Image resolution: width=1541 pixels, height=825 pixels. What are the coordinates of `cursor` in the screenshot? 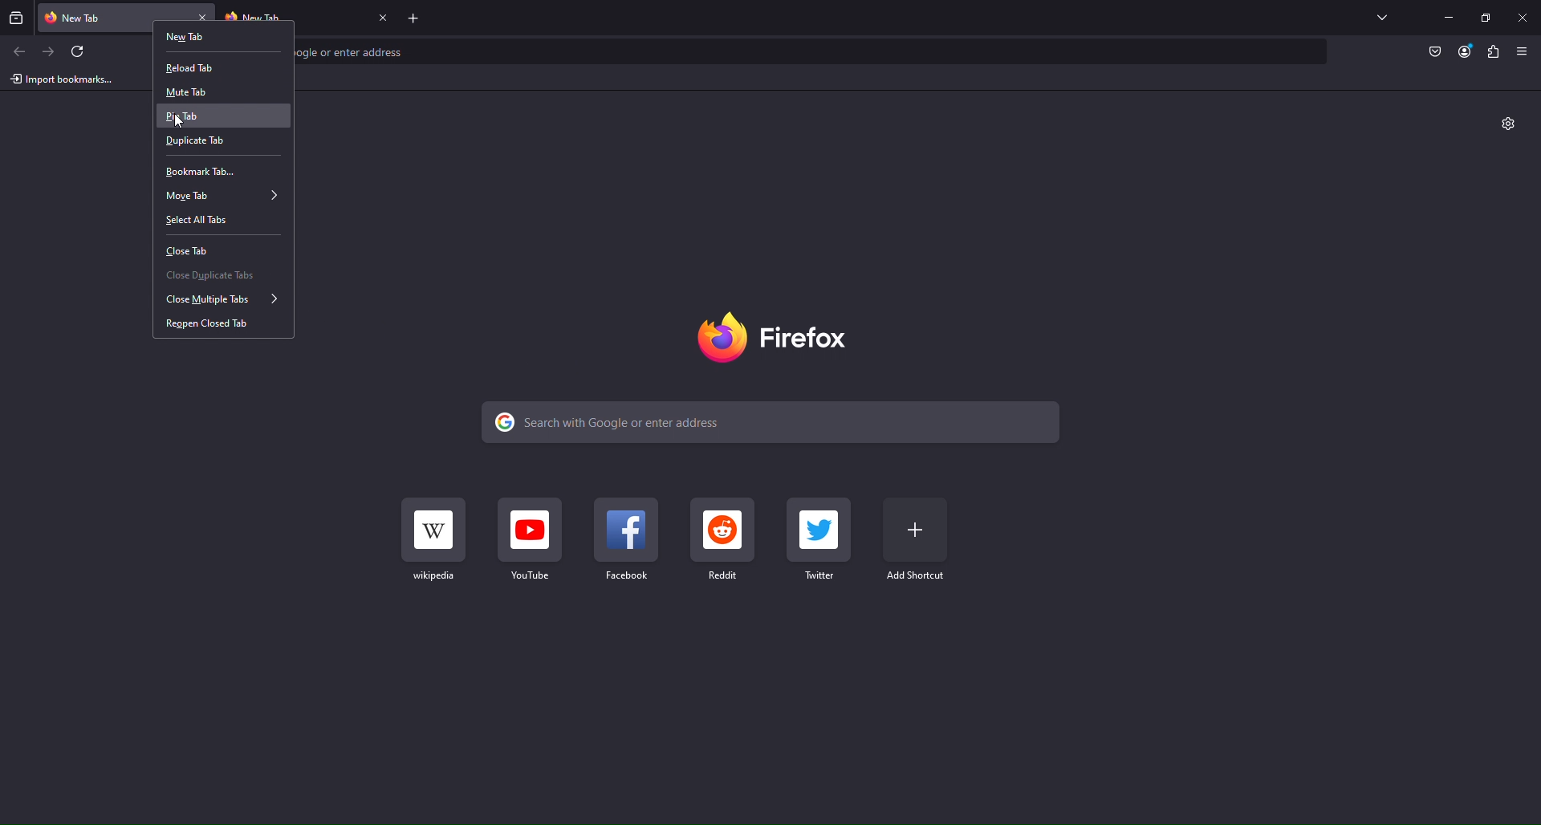 It's located at (182, 124).